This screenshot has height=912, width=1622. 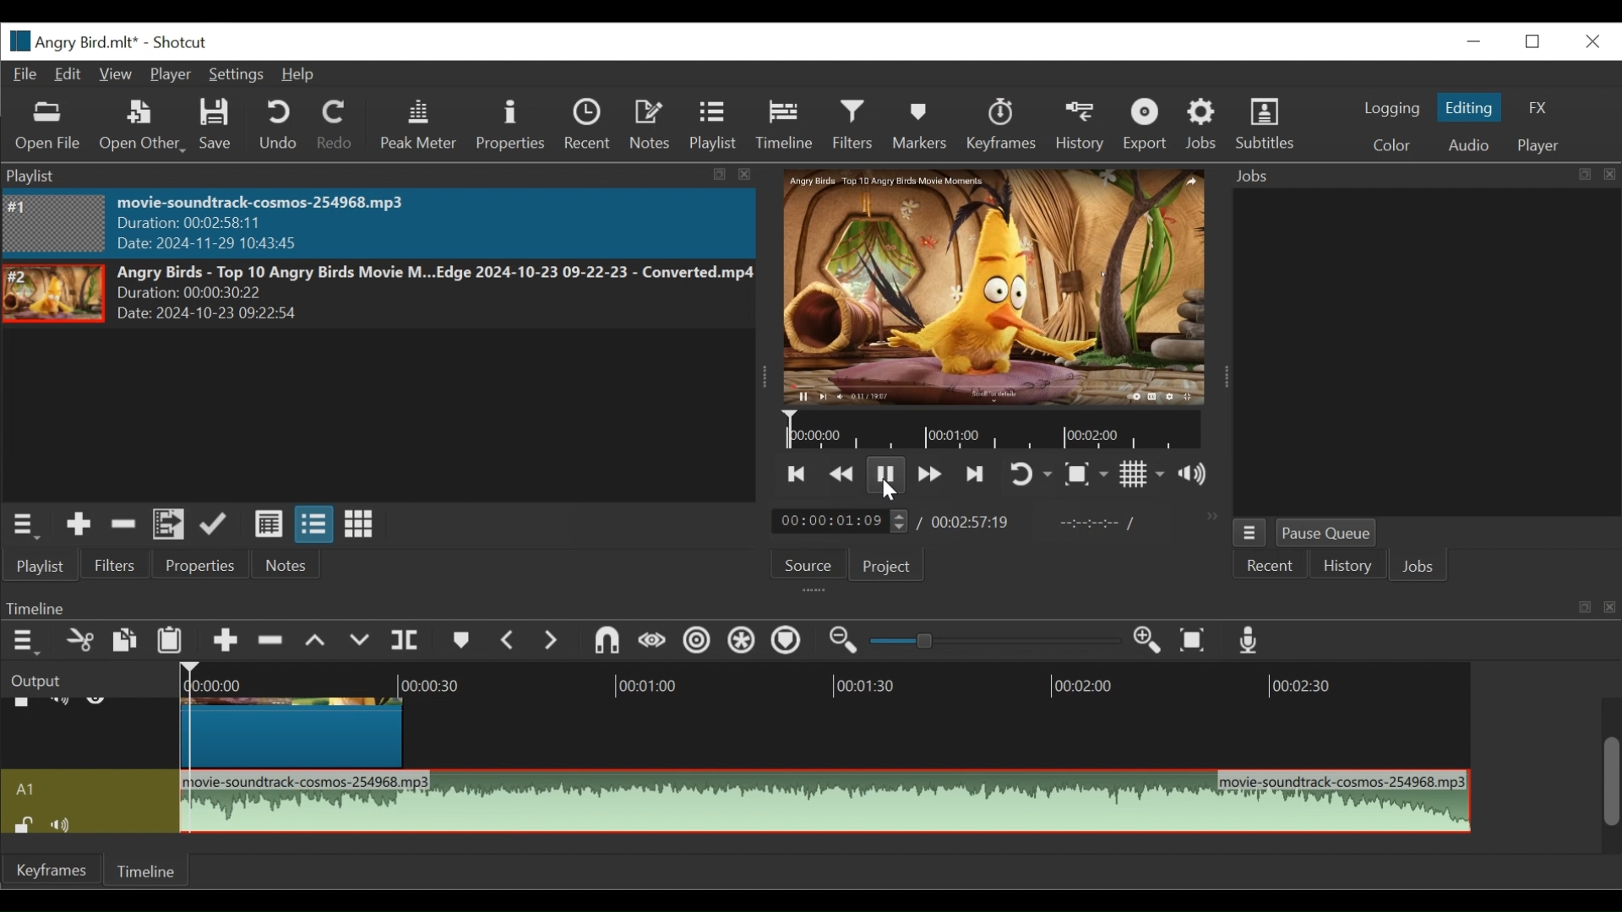 What do you see at coordinates (313, 525) in the screenshot?
I see `View as files` at bounding box center [313, 525].